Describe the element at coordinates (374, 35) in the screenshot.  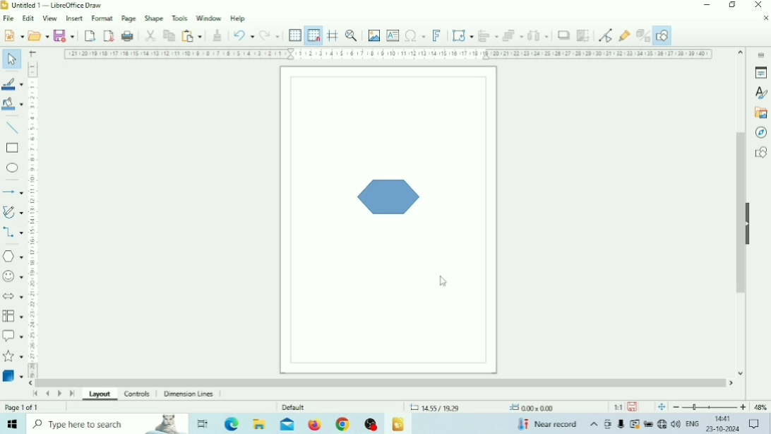
I see `Insert Image` at that location.